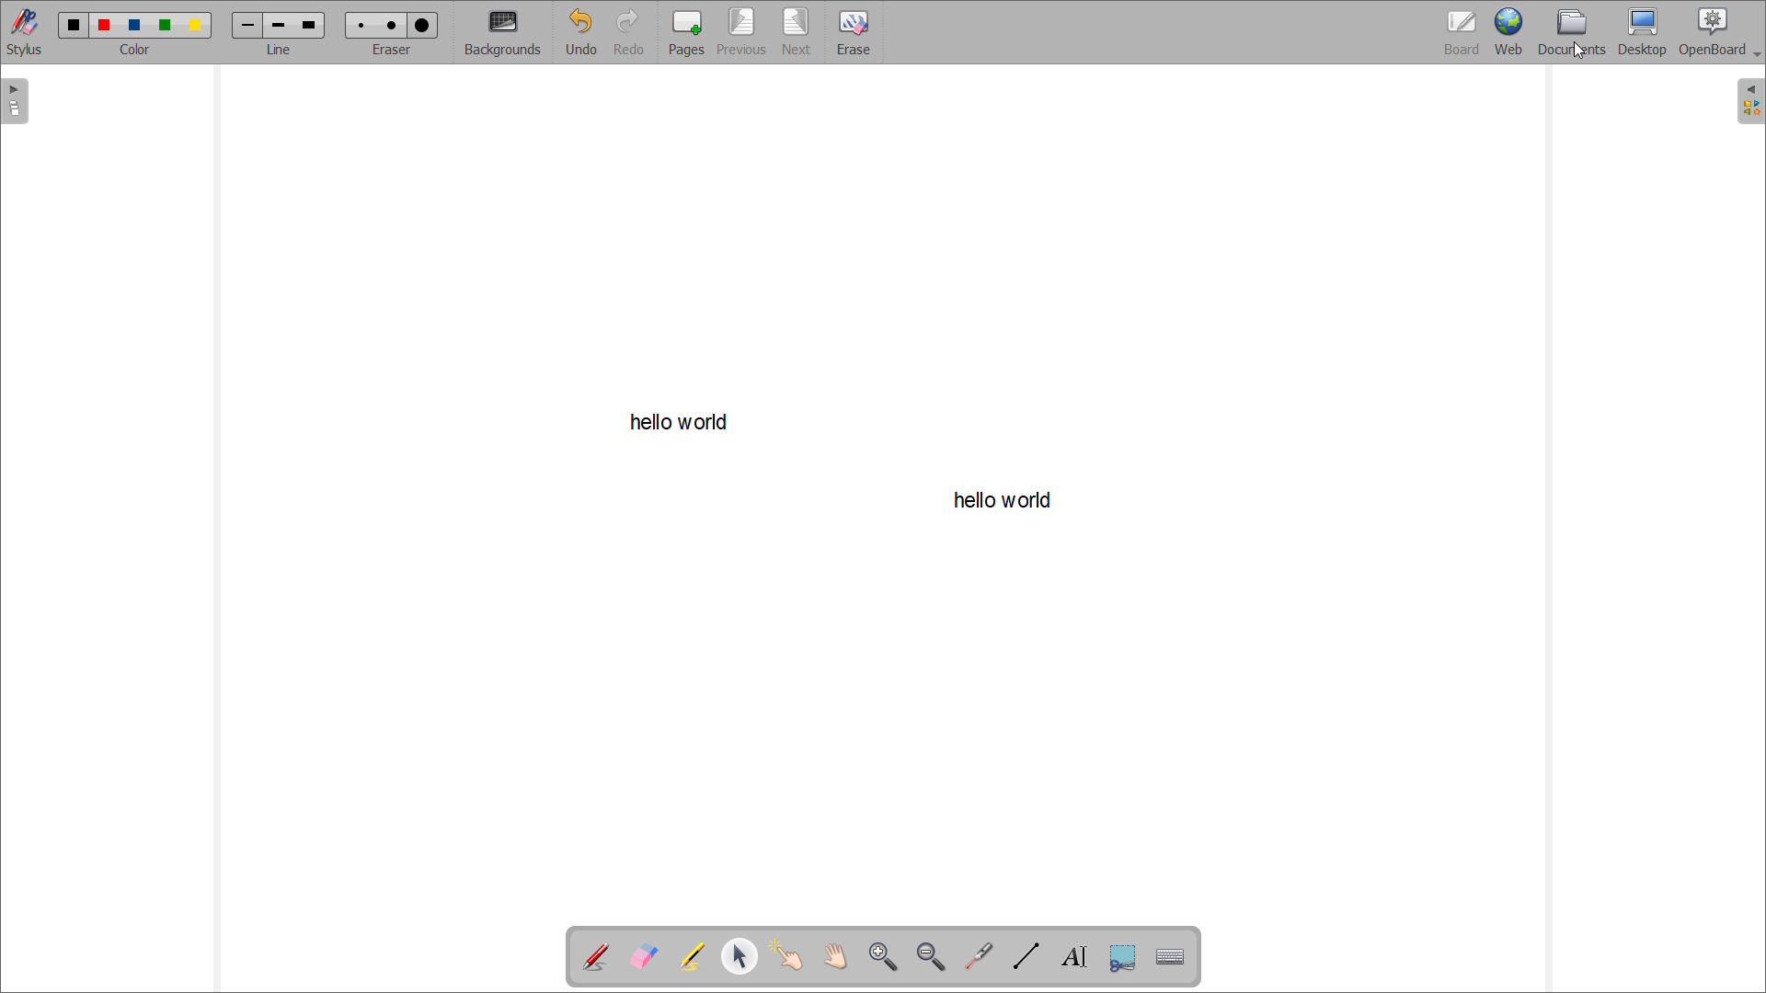 The width and height of the screenshot is (1766, 993). Describe the element at coordinates (744, 30) in the screenshot. I see `previous page` at that location.